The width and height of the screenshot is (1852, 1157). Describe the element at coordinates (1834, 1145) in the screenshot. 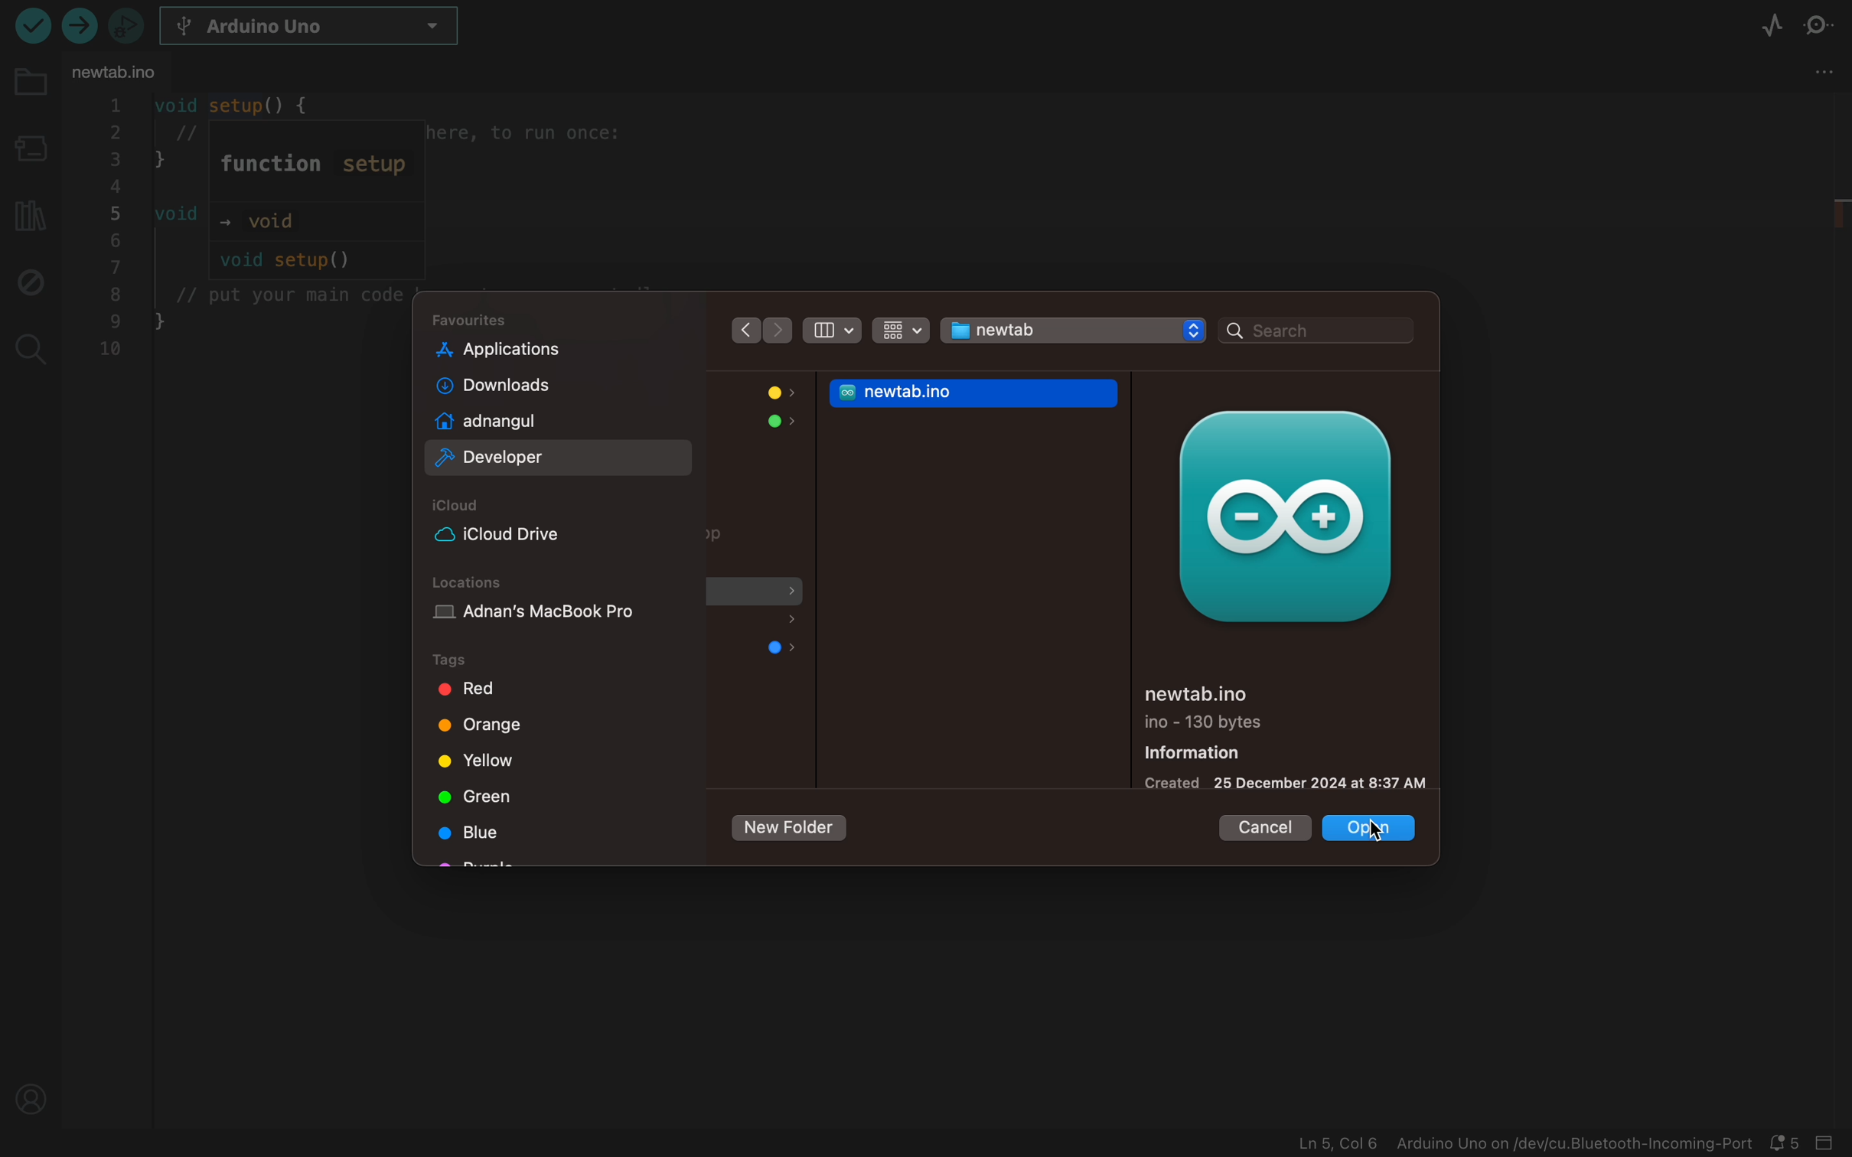

I see `close slide bar` at that location.